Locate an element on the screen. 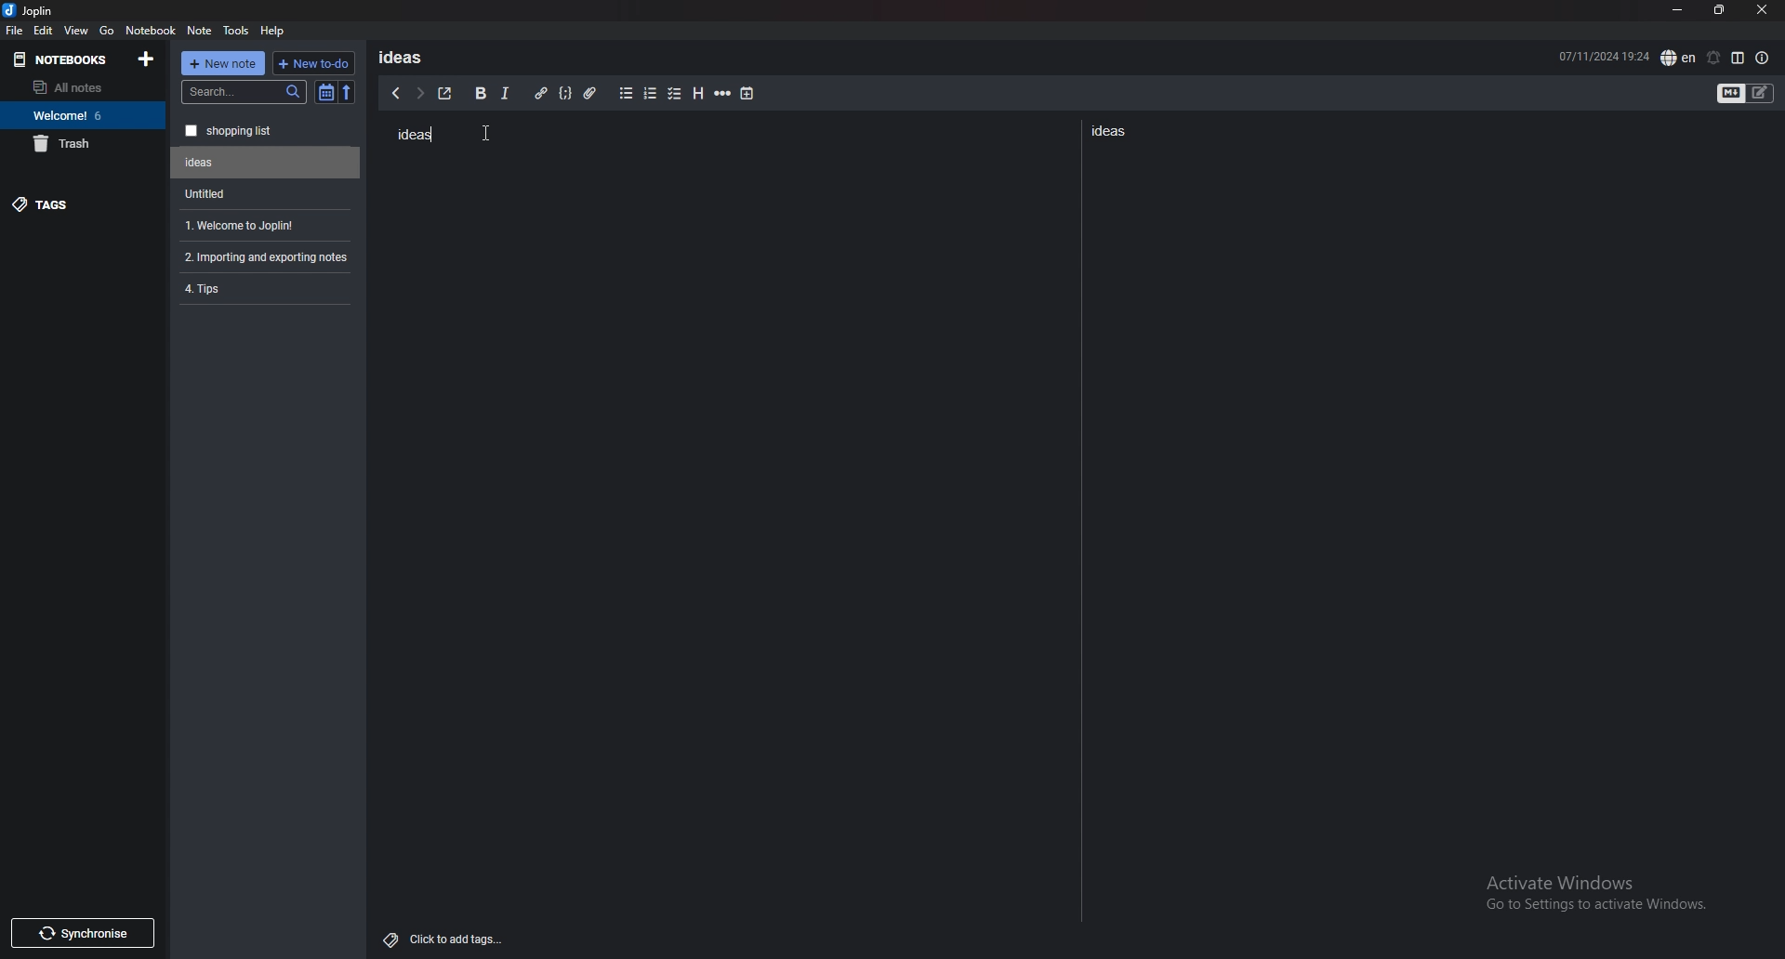 Image resolution: width=1785 pixels, height=959 pixels. tags is located at coordinates (84, 204).